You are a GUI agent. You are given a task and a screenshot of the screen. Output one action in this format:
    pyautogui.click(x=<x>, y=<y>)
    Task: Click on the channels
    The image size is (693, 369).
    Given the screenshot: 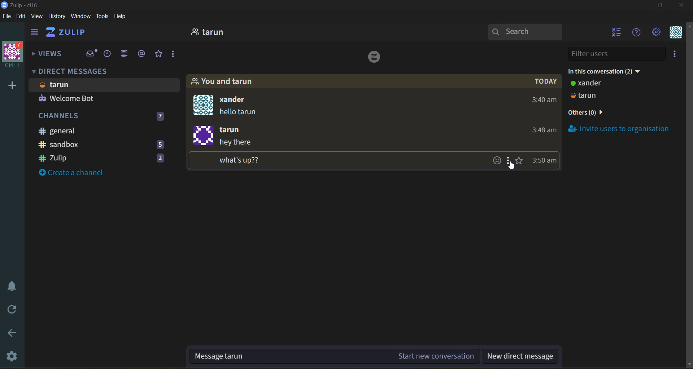 What is the action you would take?
    pyautogui.click(x=104, y=117)
    